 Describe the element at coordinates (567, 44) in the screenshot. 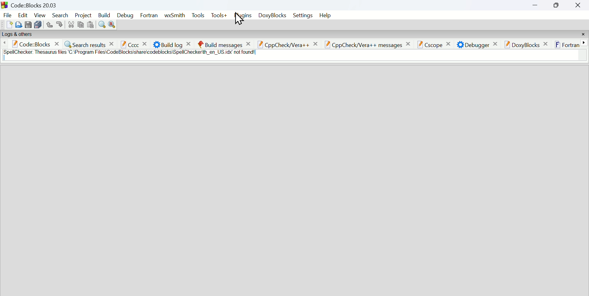

I see `Fortran` at that location.